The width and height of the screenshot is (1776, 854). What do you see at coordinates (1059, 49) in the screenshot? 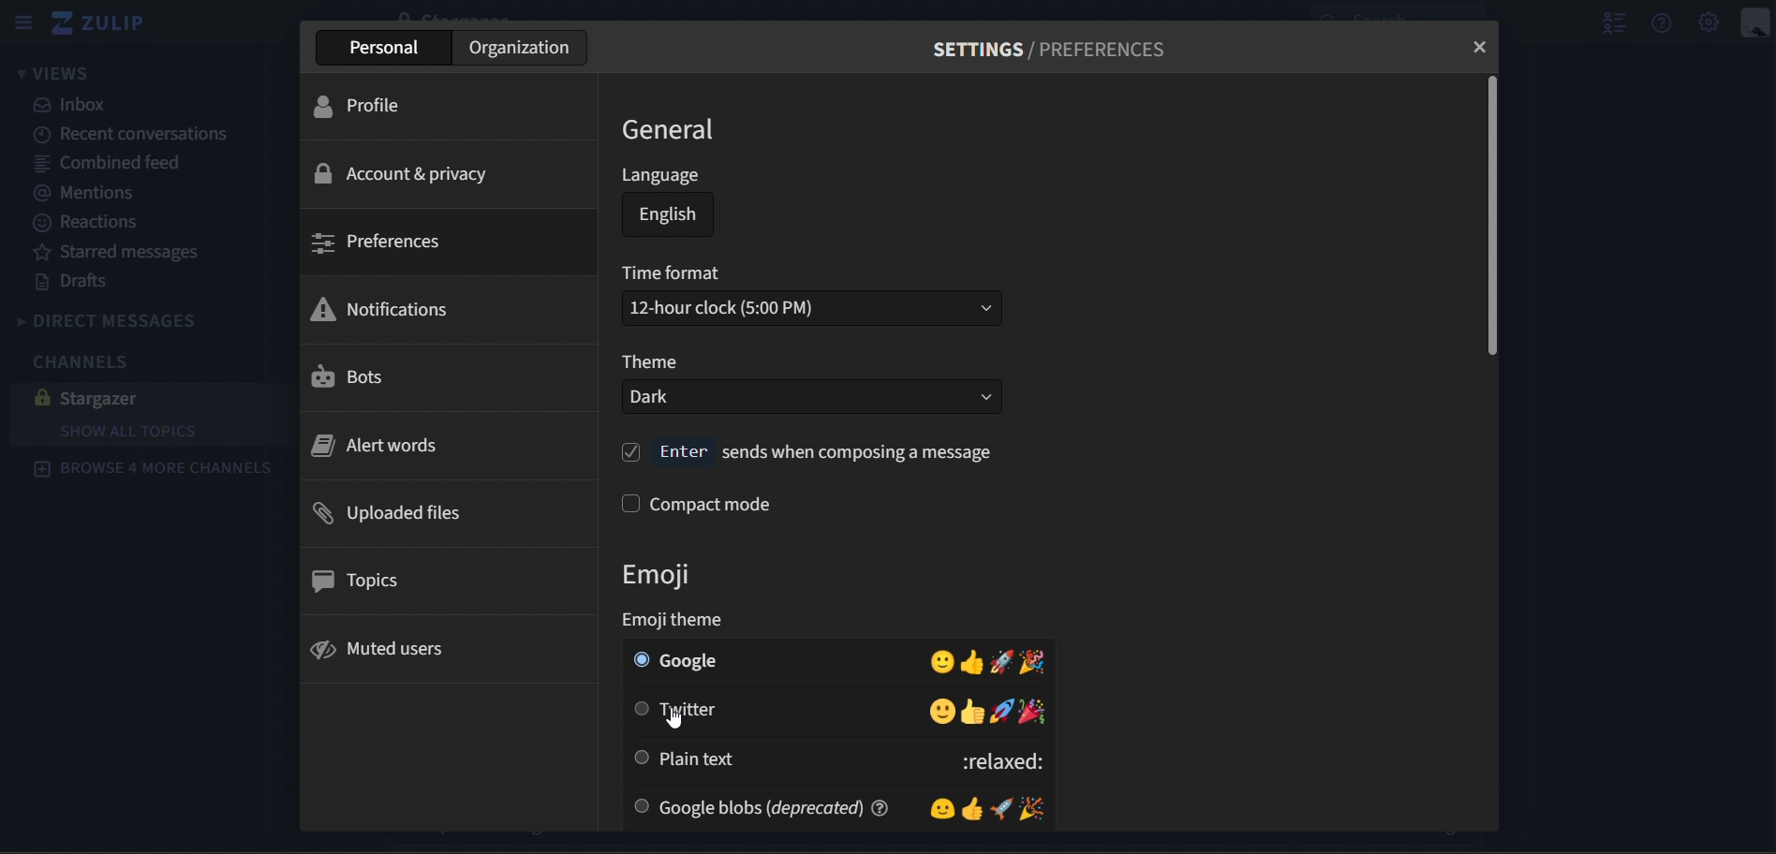
I see `settings/preferences` at bounding box center [1059, 49].